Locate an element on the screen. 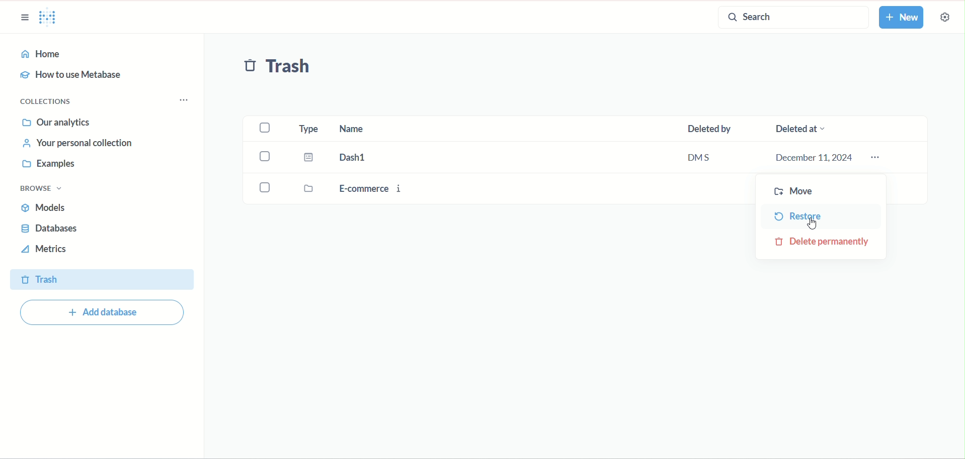 This screenshot has height=459, width=965. our annalytics is located at coordinates (59, 122).